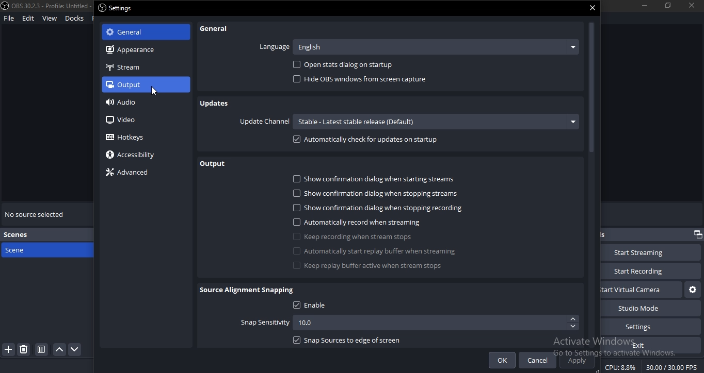 This screenshot has width=704, height=373. I want to click on keep replay buffer active when stream stops, so click(372, 266).